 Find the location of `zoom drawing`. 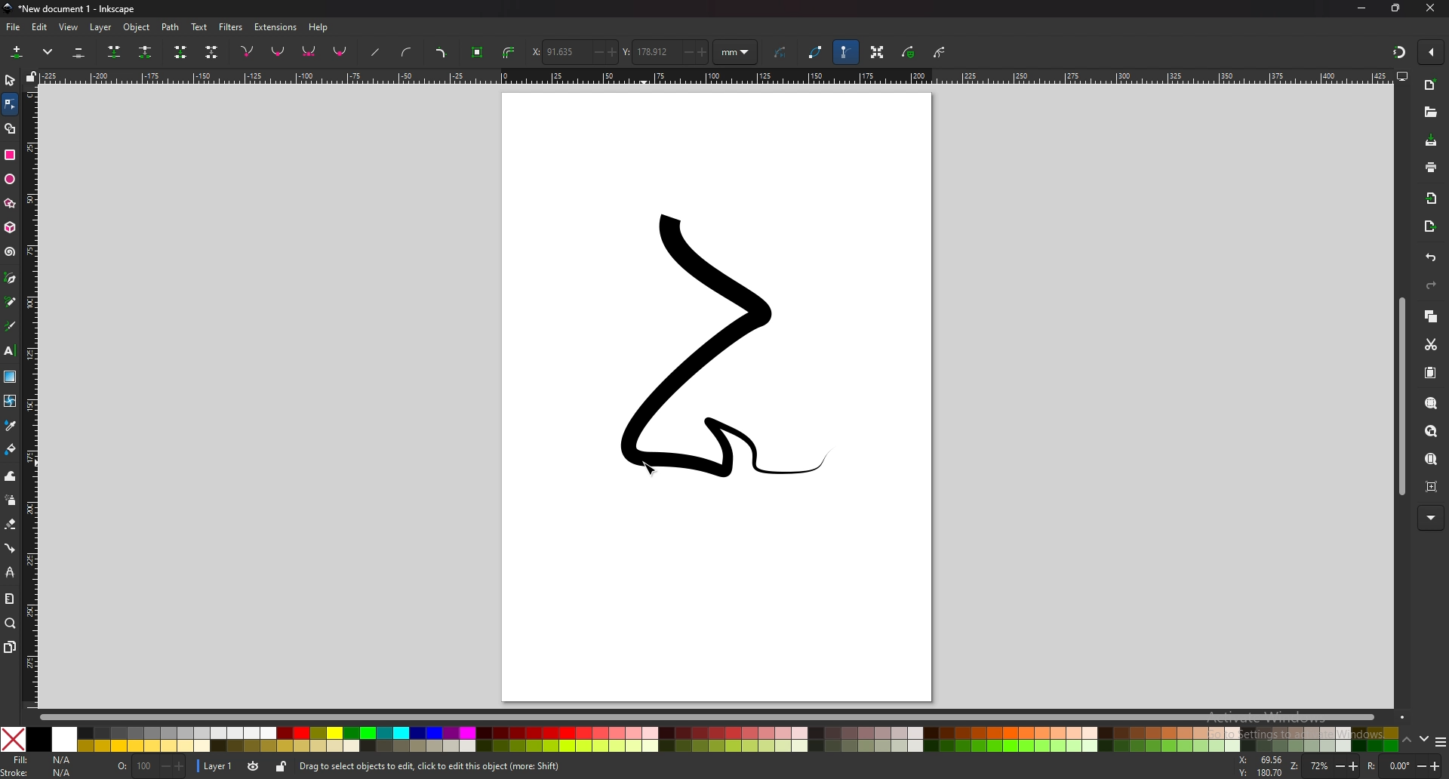

zoom drawing is located at coordinates (1432, 431).